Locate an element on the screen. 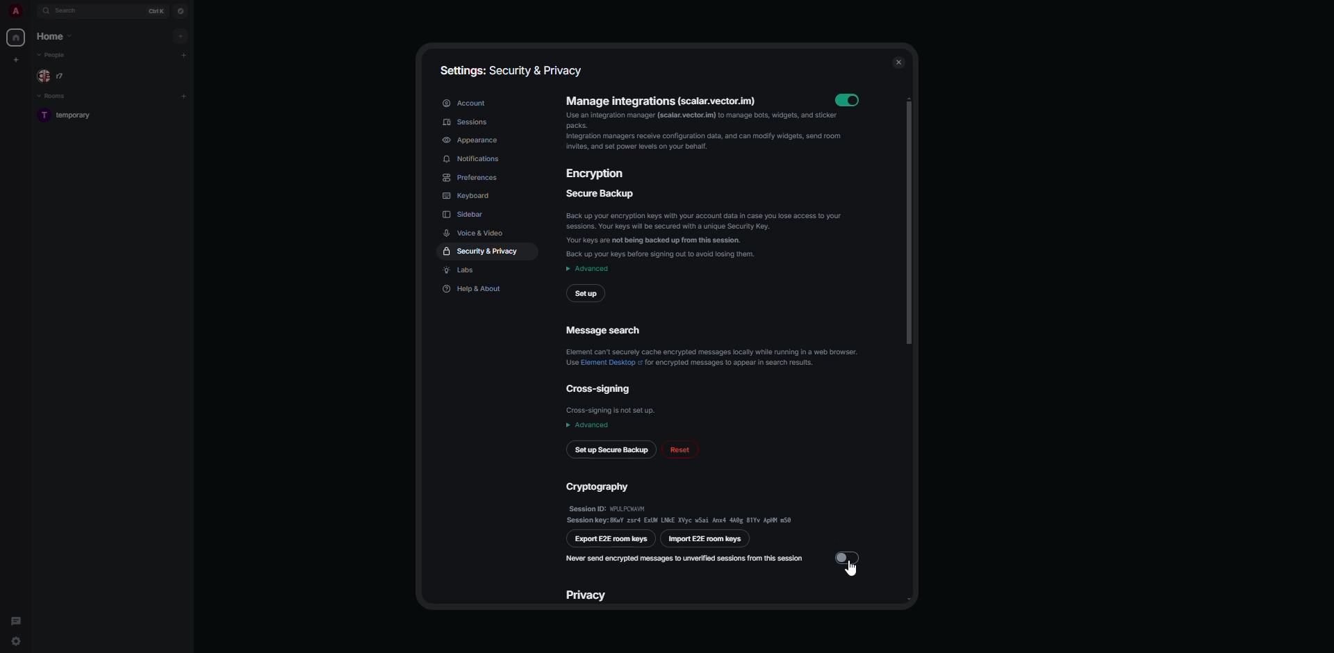  set up secure backup is located at coordinates (611, 451).